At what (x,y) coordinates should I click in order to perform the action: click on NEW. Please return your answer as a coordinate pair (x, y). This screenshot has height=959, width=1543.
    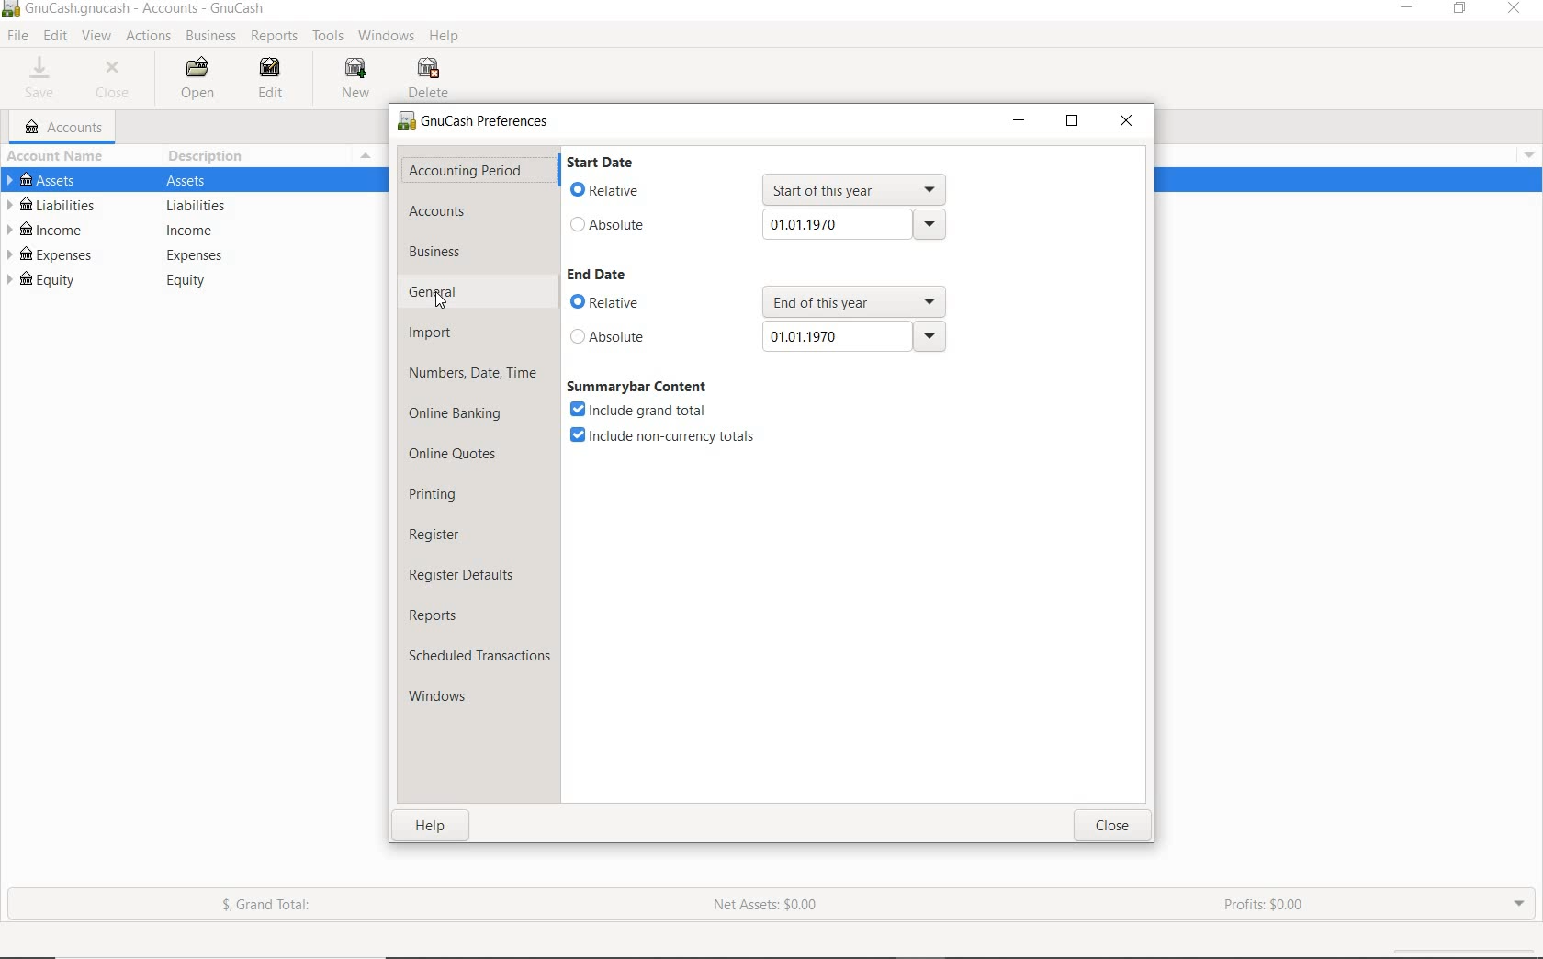
    Looking at the image, I should click on (360, 80).